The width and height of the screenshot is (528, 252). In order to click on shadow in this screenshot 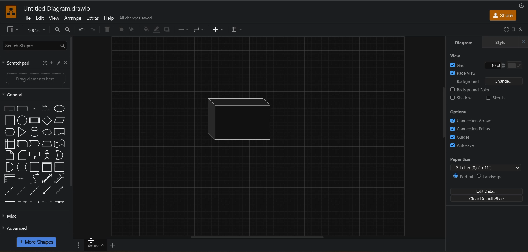, I will do `click(461, 99)`.